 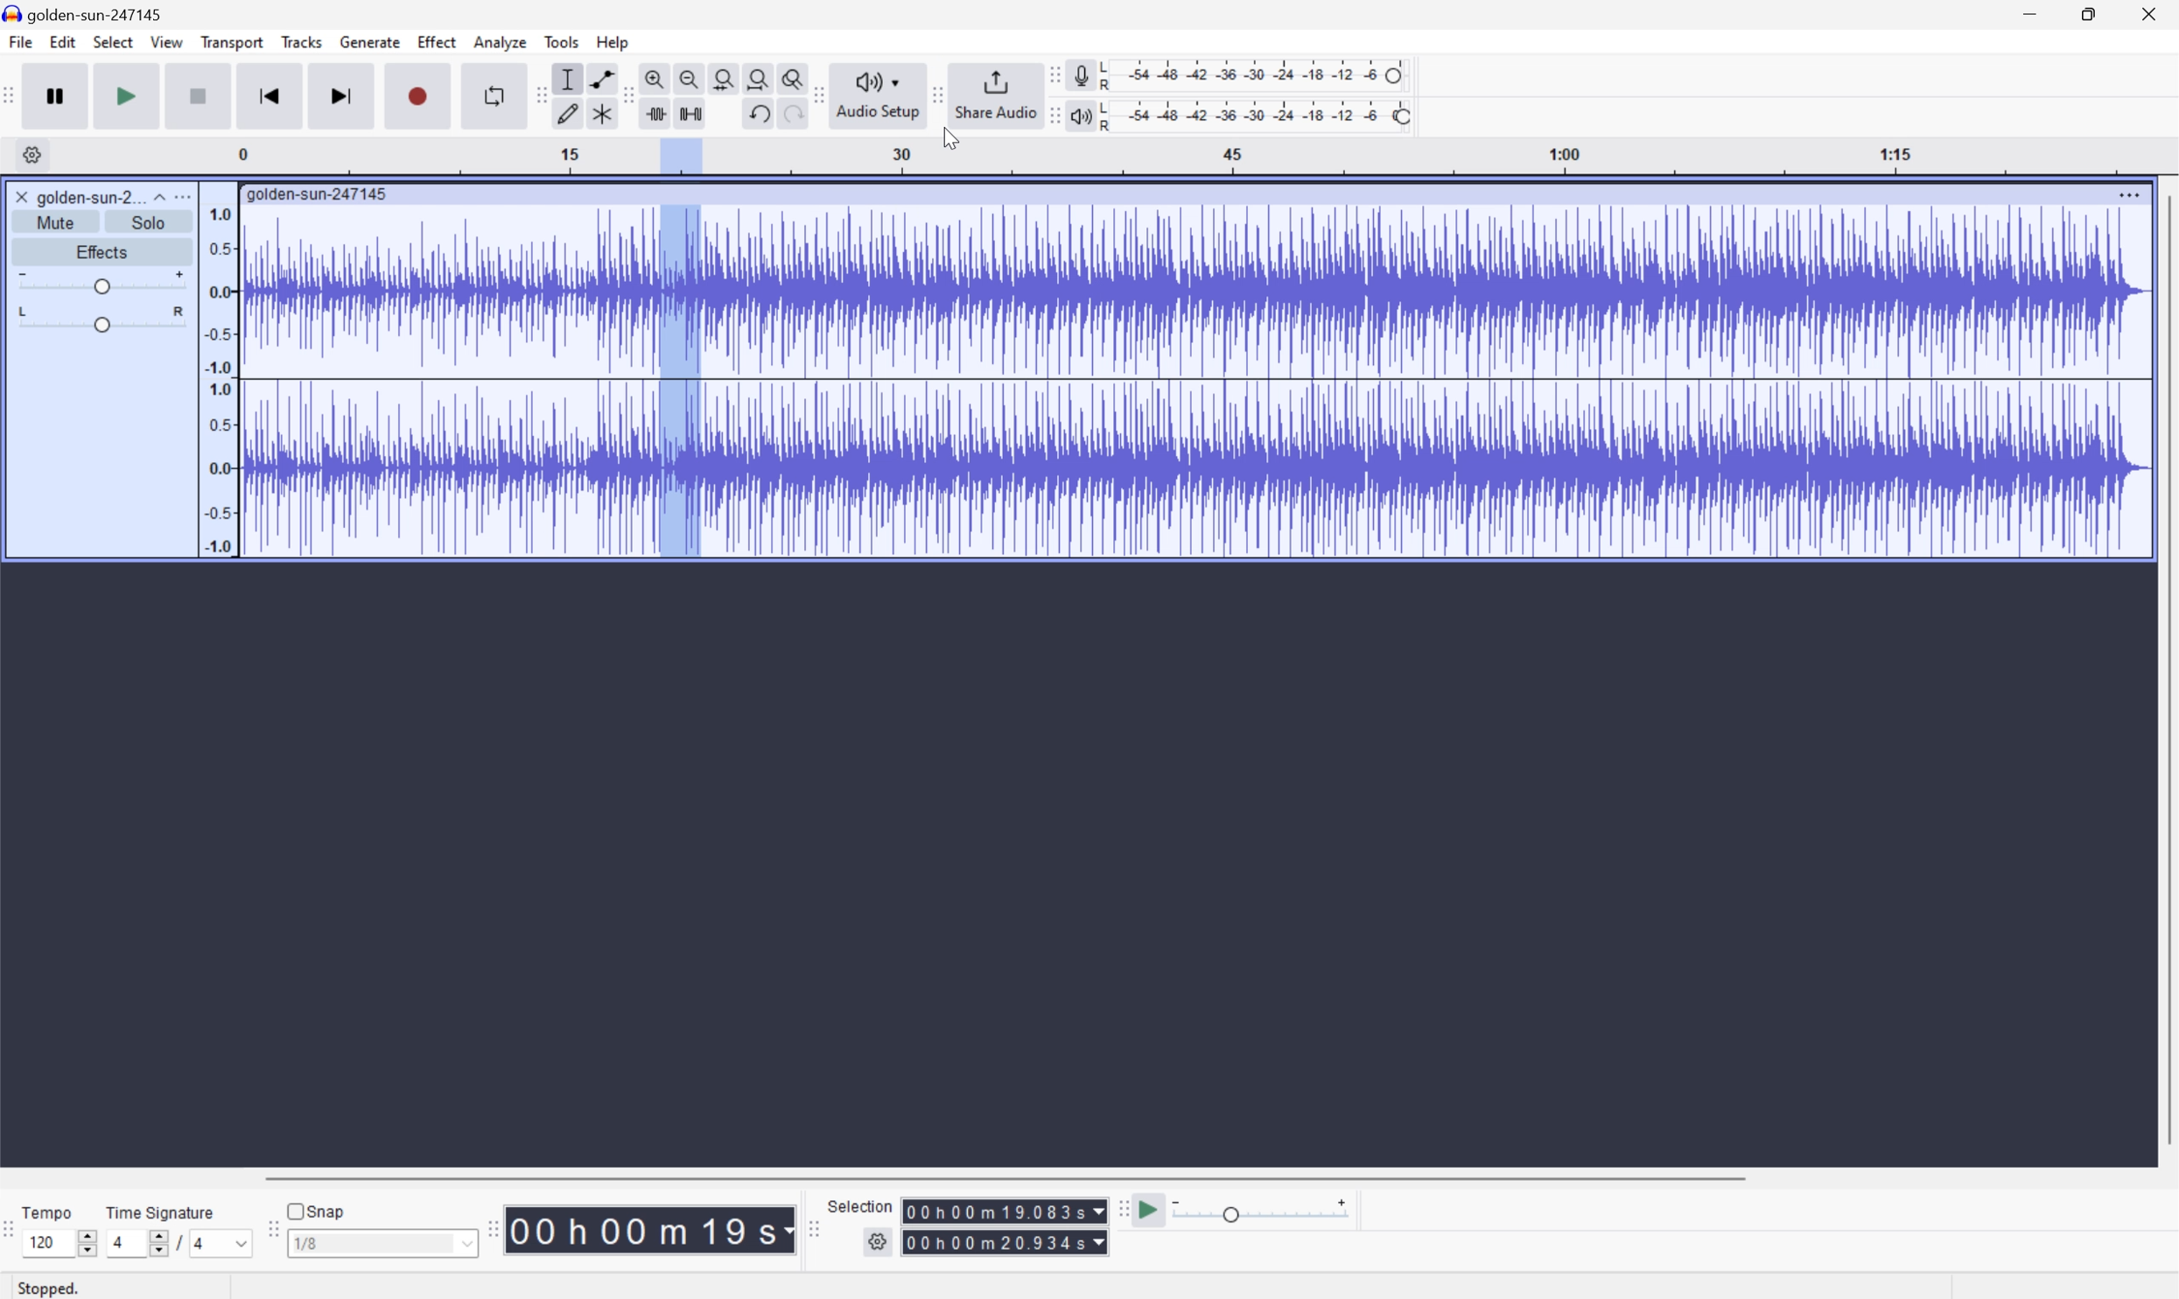 I want to click on Drop Down, so click(x=465, y=1246).